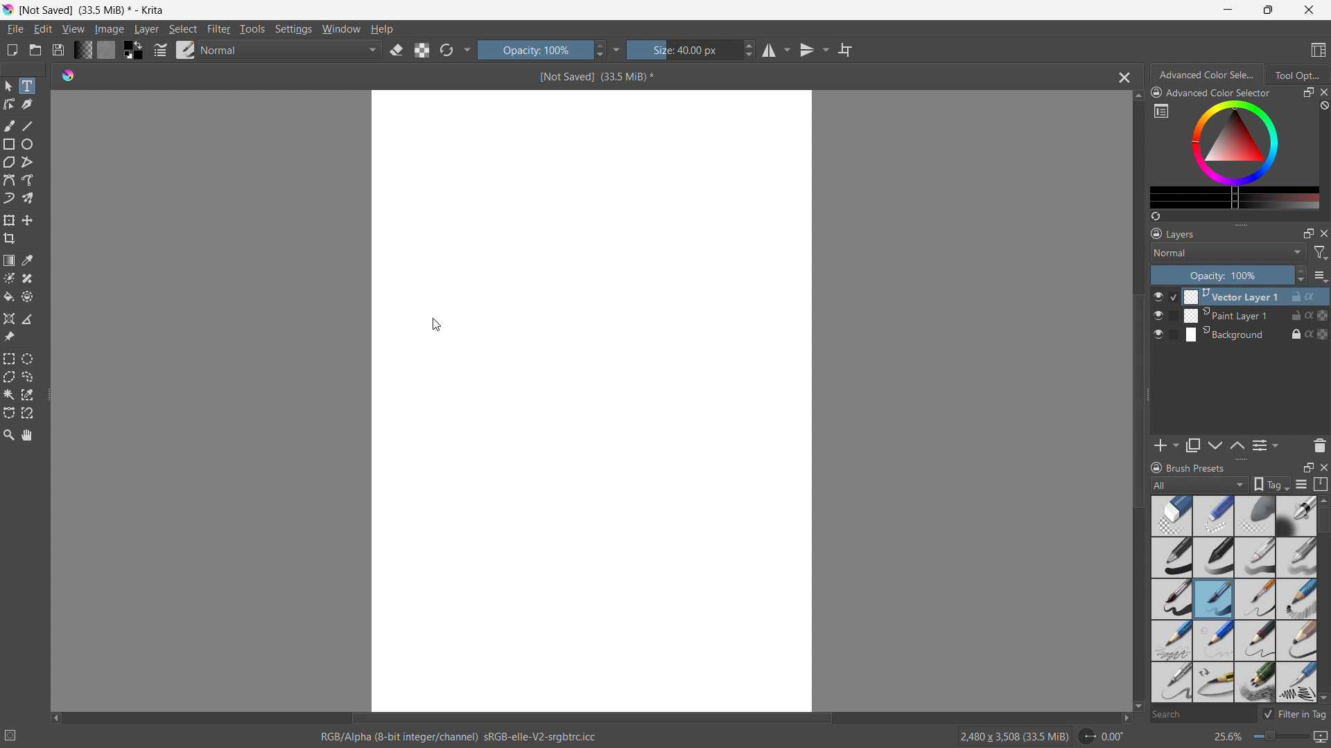 The width and height of the screenshot is (1331, 748). What do you see at coordinates (382, 28) in the screenshot?
I see `help` at bounding box center [382, 28].